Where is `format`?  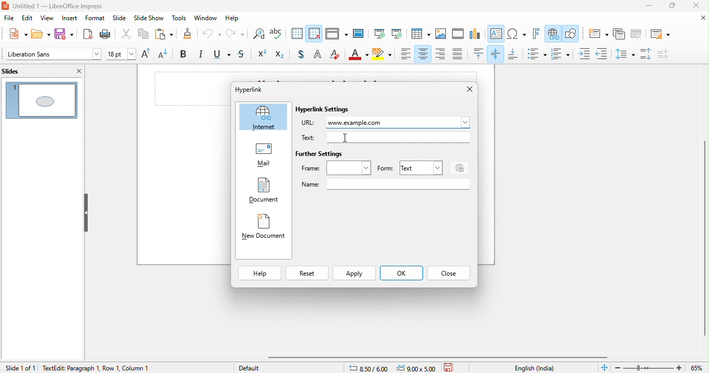 format is located at coordinates (95, 19).